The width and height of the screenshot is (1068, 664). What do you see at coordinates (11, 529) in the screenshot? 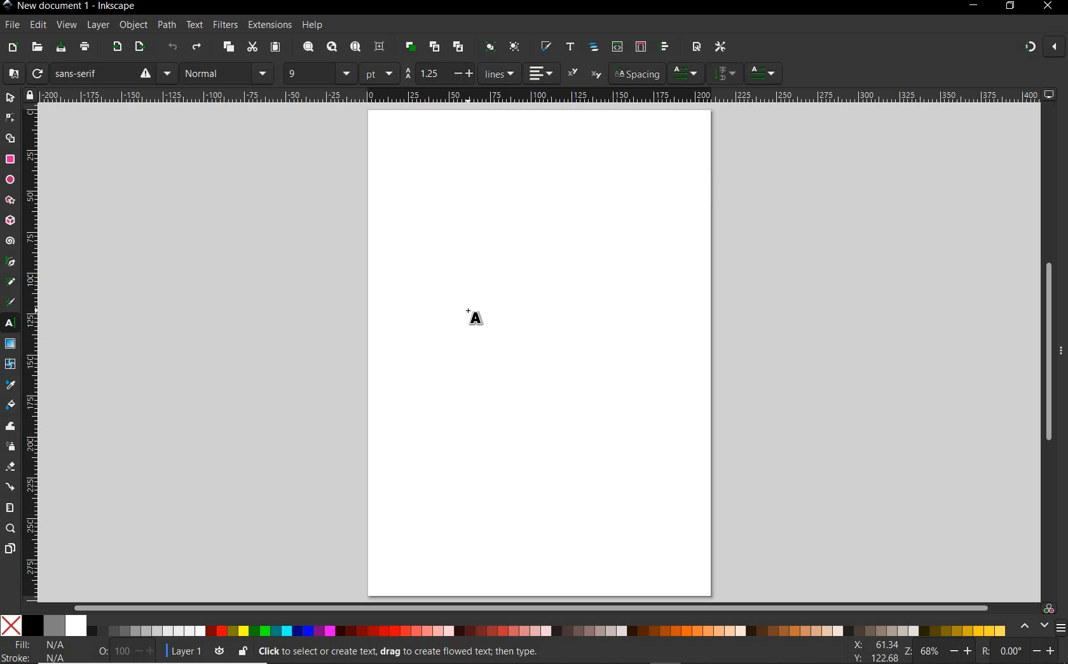
I see `zoom tool` at bounding box center [11, 529].